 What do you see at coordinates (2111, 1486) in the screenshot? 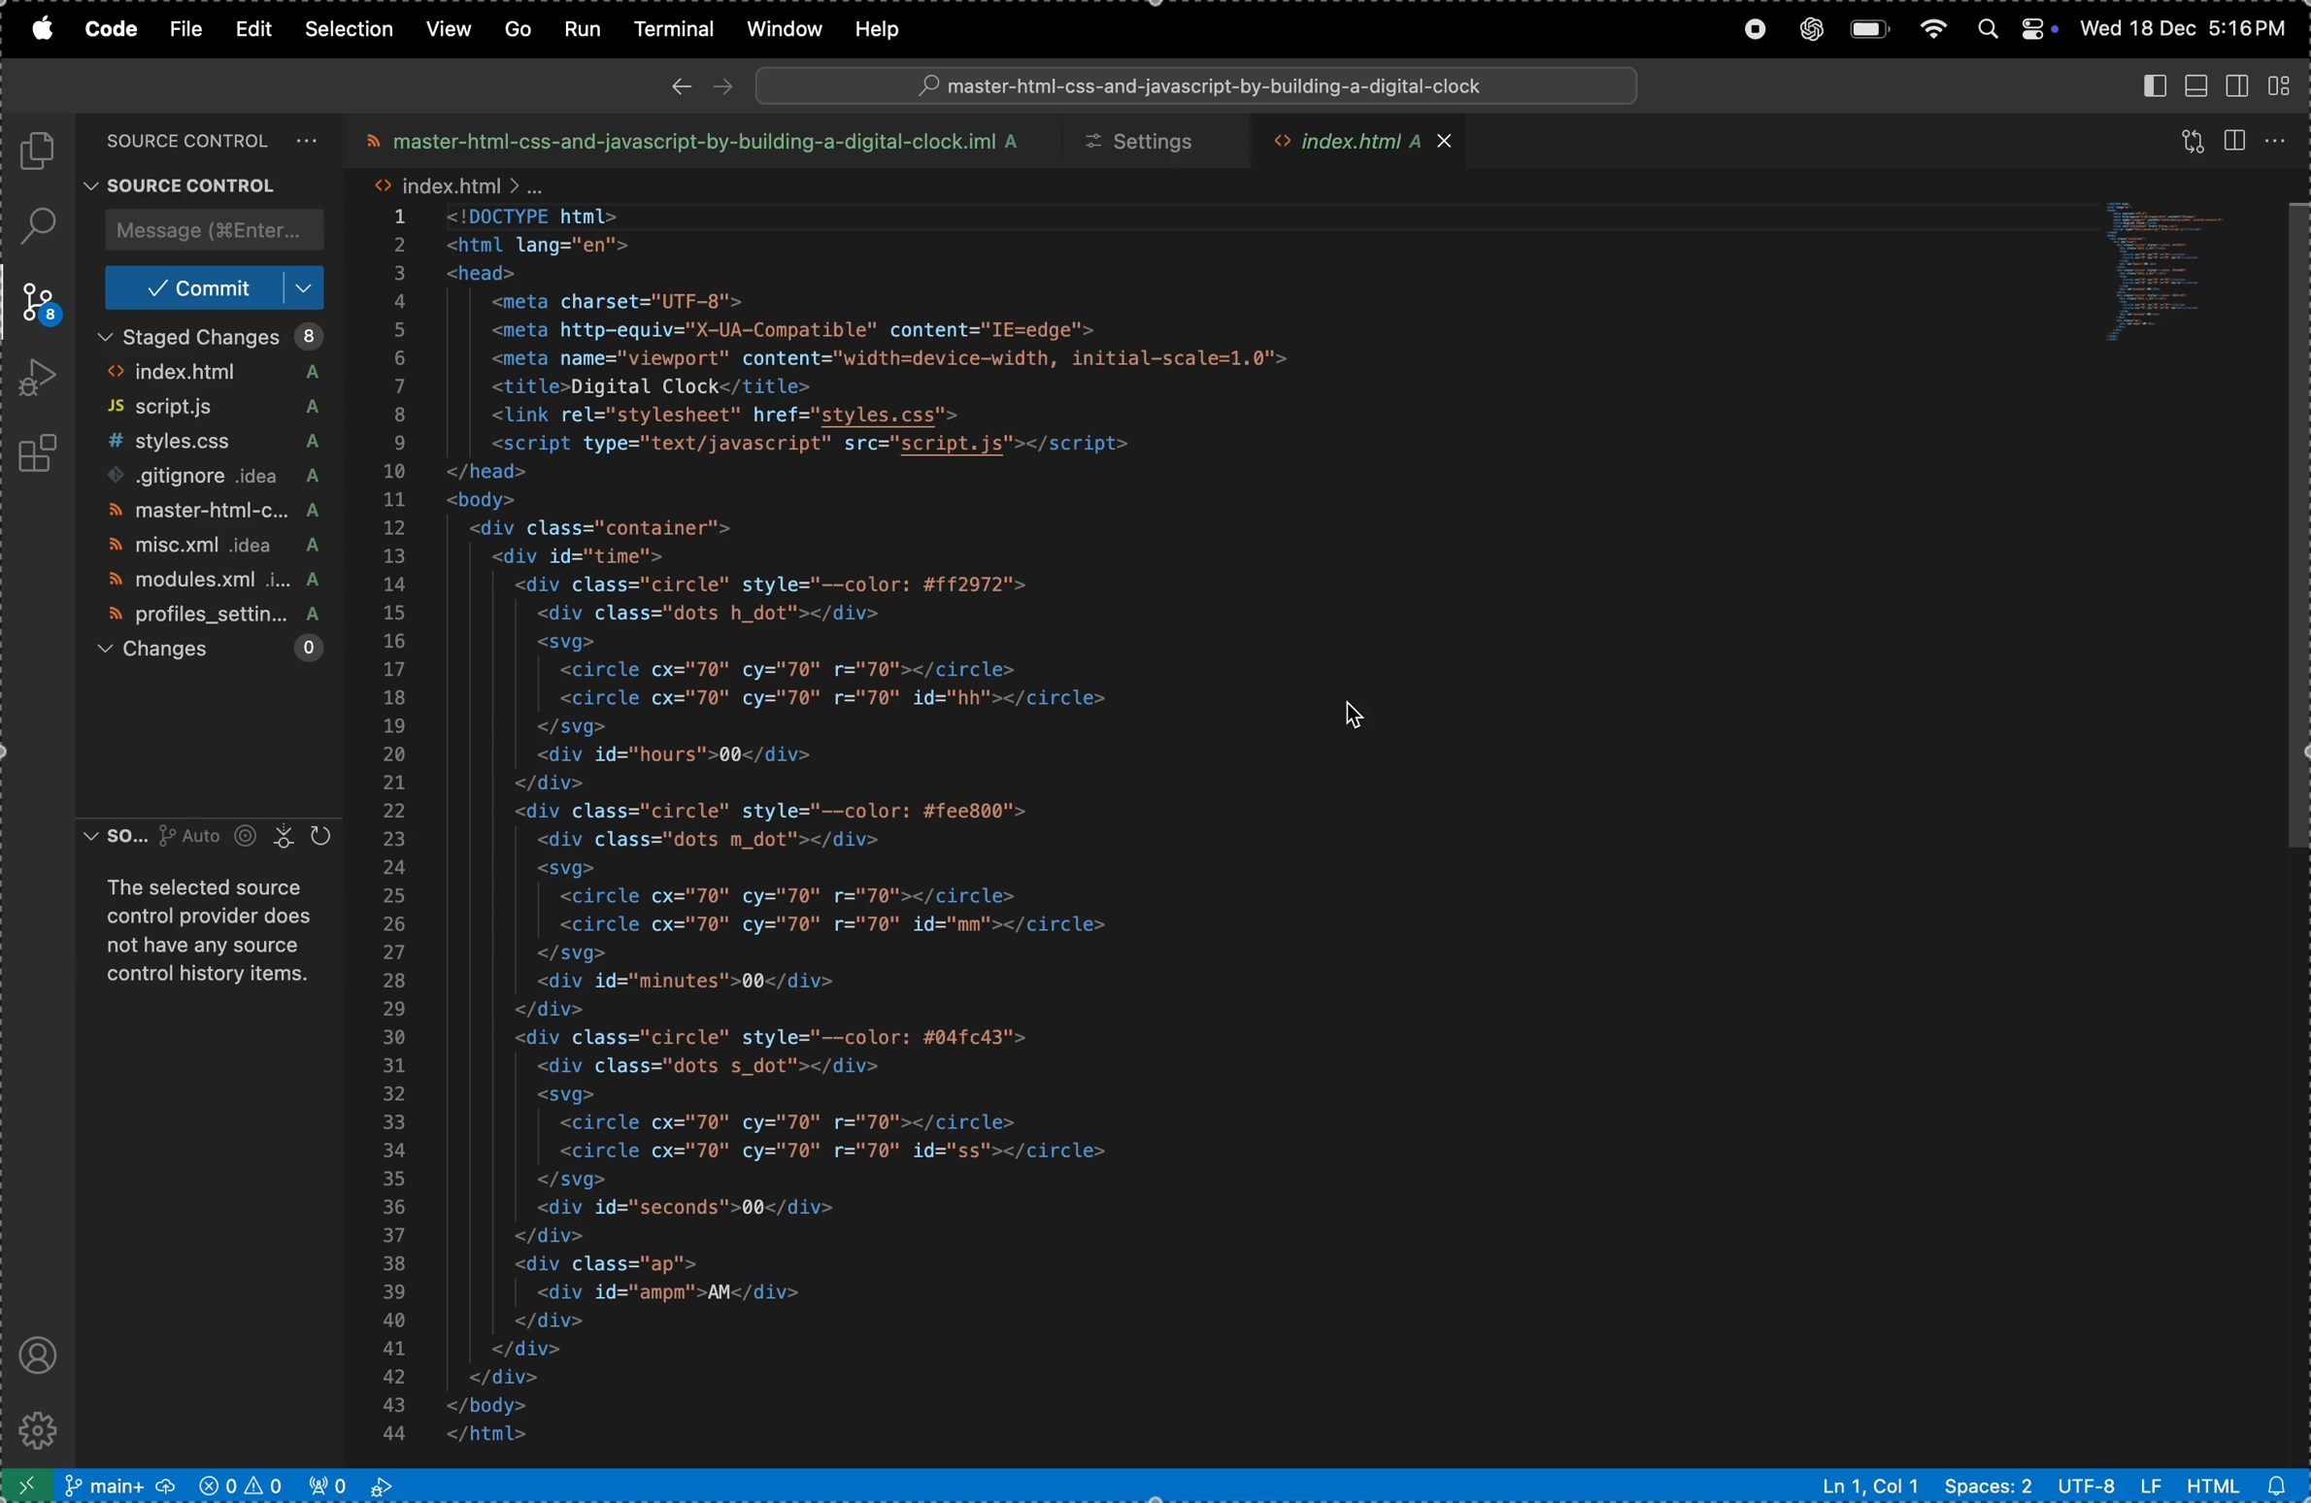
I see `utf -8 lf` at bounding box center [2111, 1486].